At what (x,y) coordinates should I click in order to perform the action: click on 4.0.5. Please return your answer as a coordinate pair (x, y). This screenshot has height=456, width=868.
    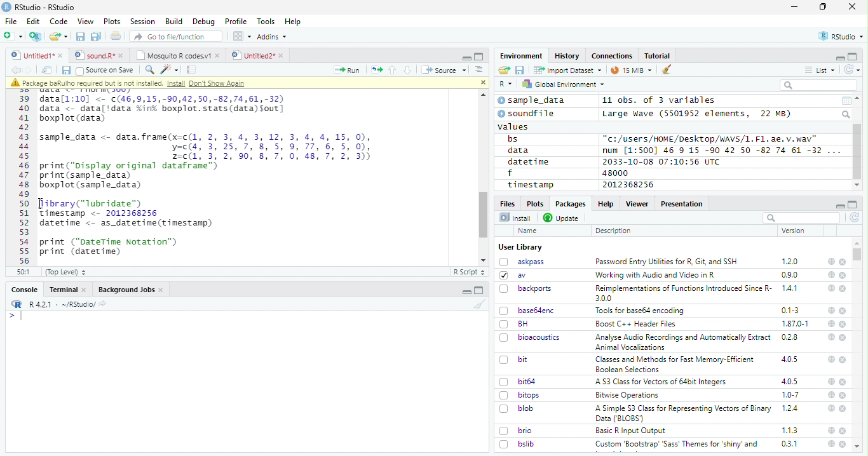
    Looking at the image, I should click on (789, 359).